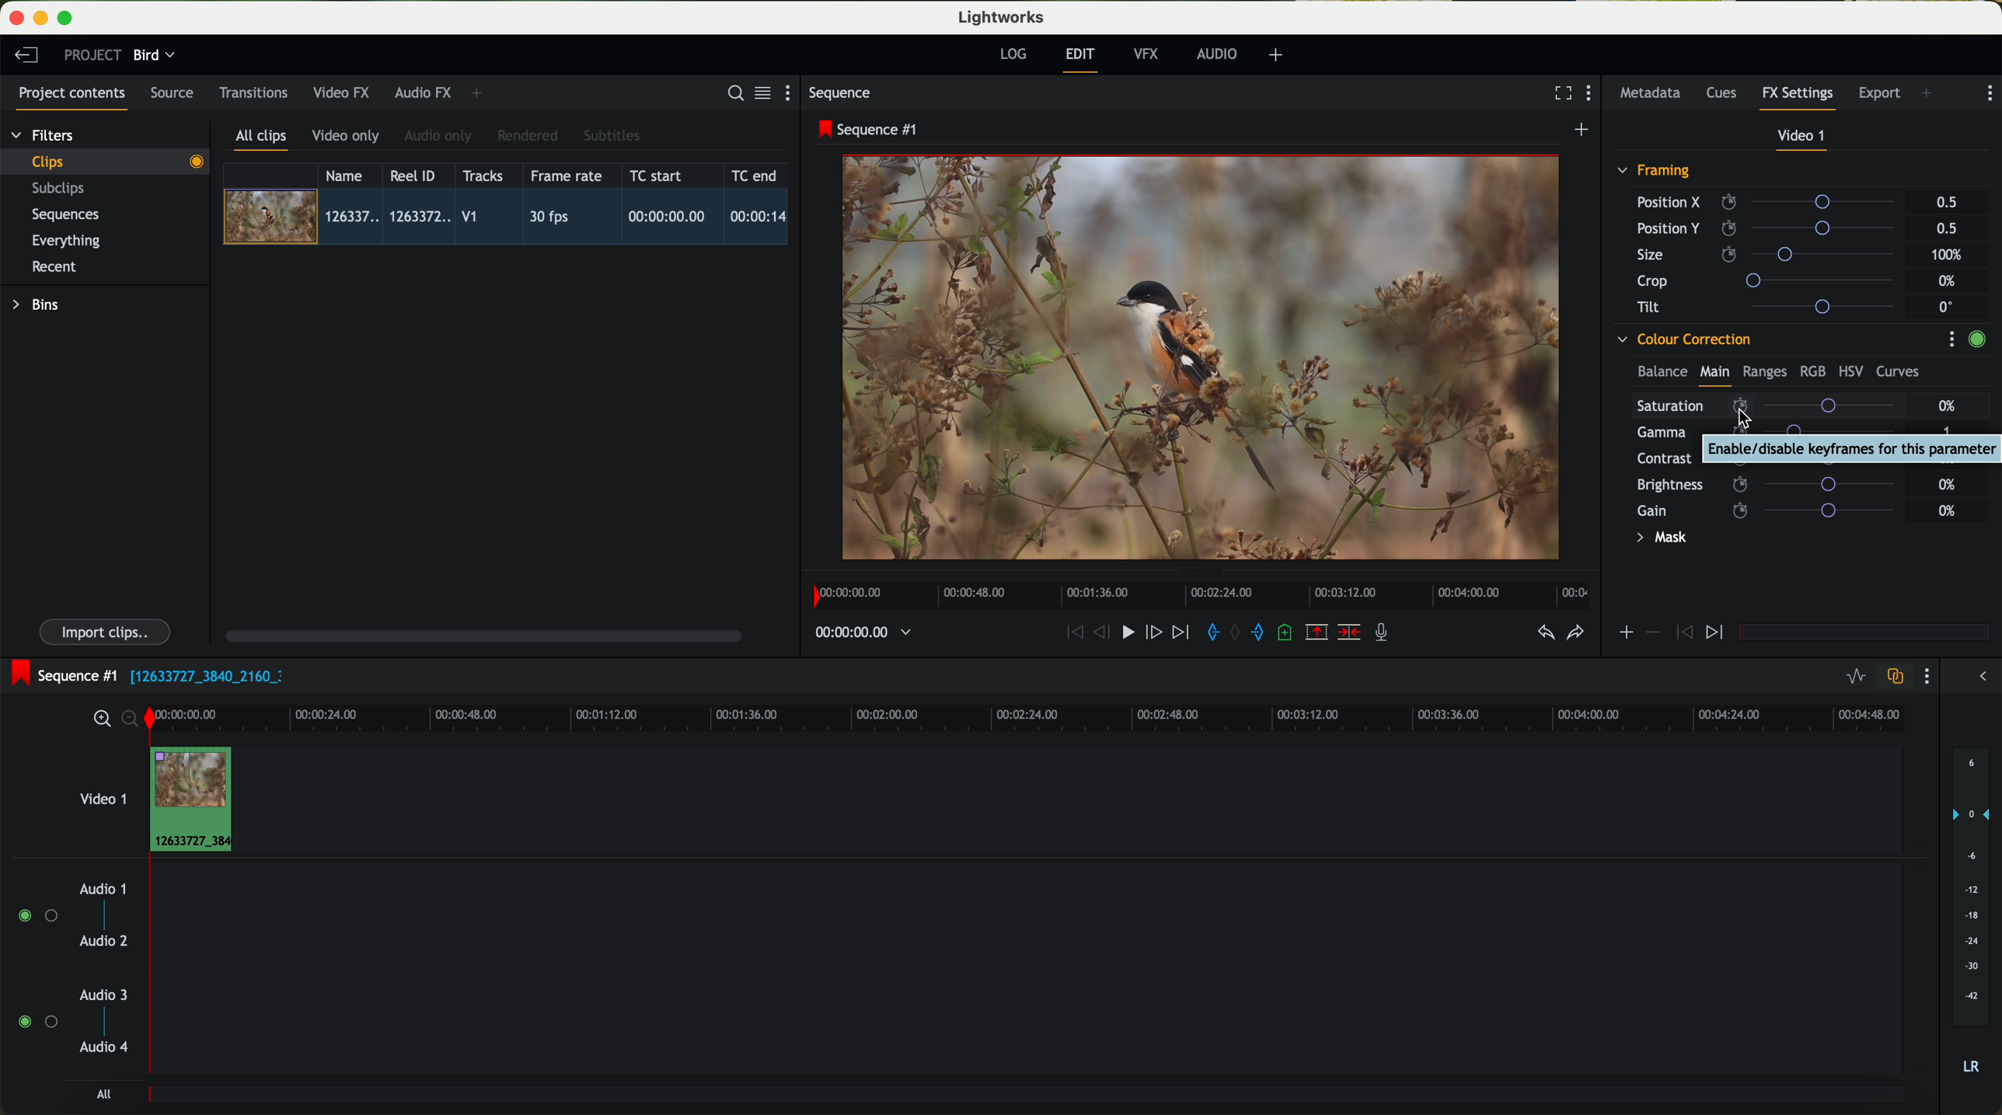 The height and width of the screenshot is (1115, 2002). I want to click on 0%, so click(1949, 458).